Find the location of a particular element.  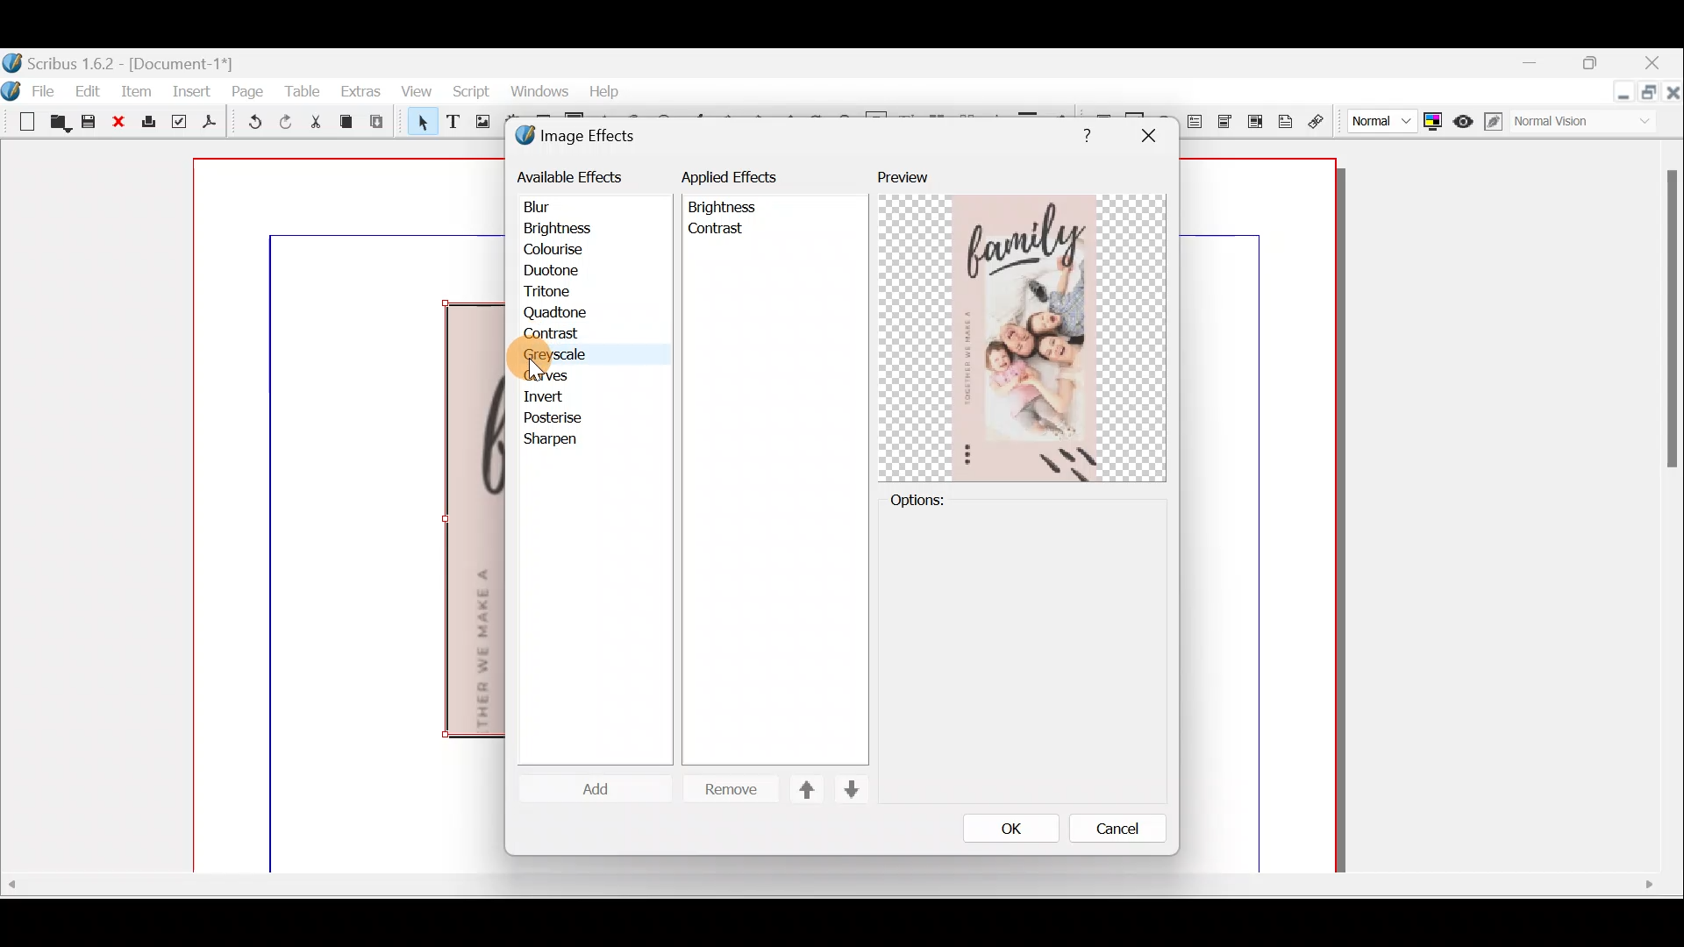

sharpen is located at coordinates (554, 440).